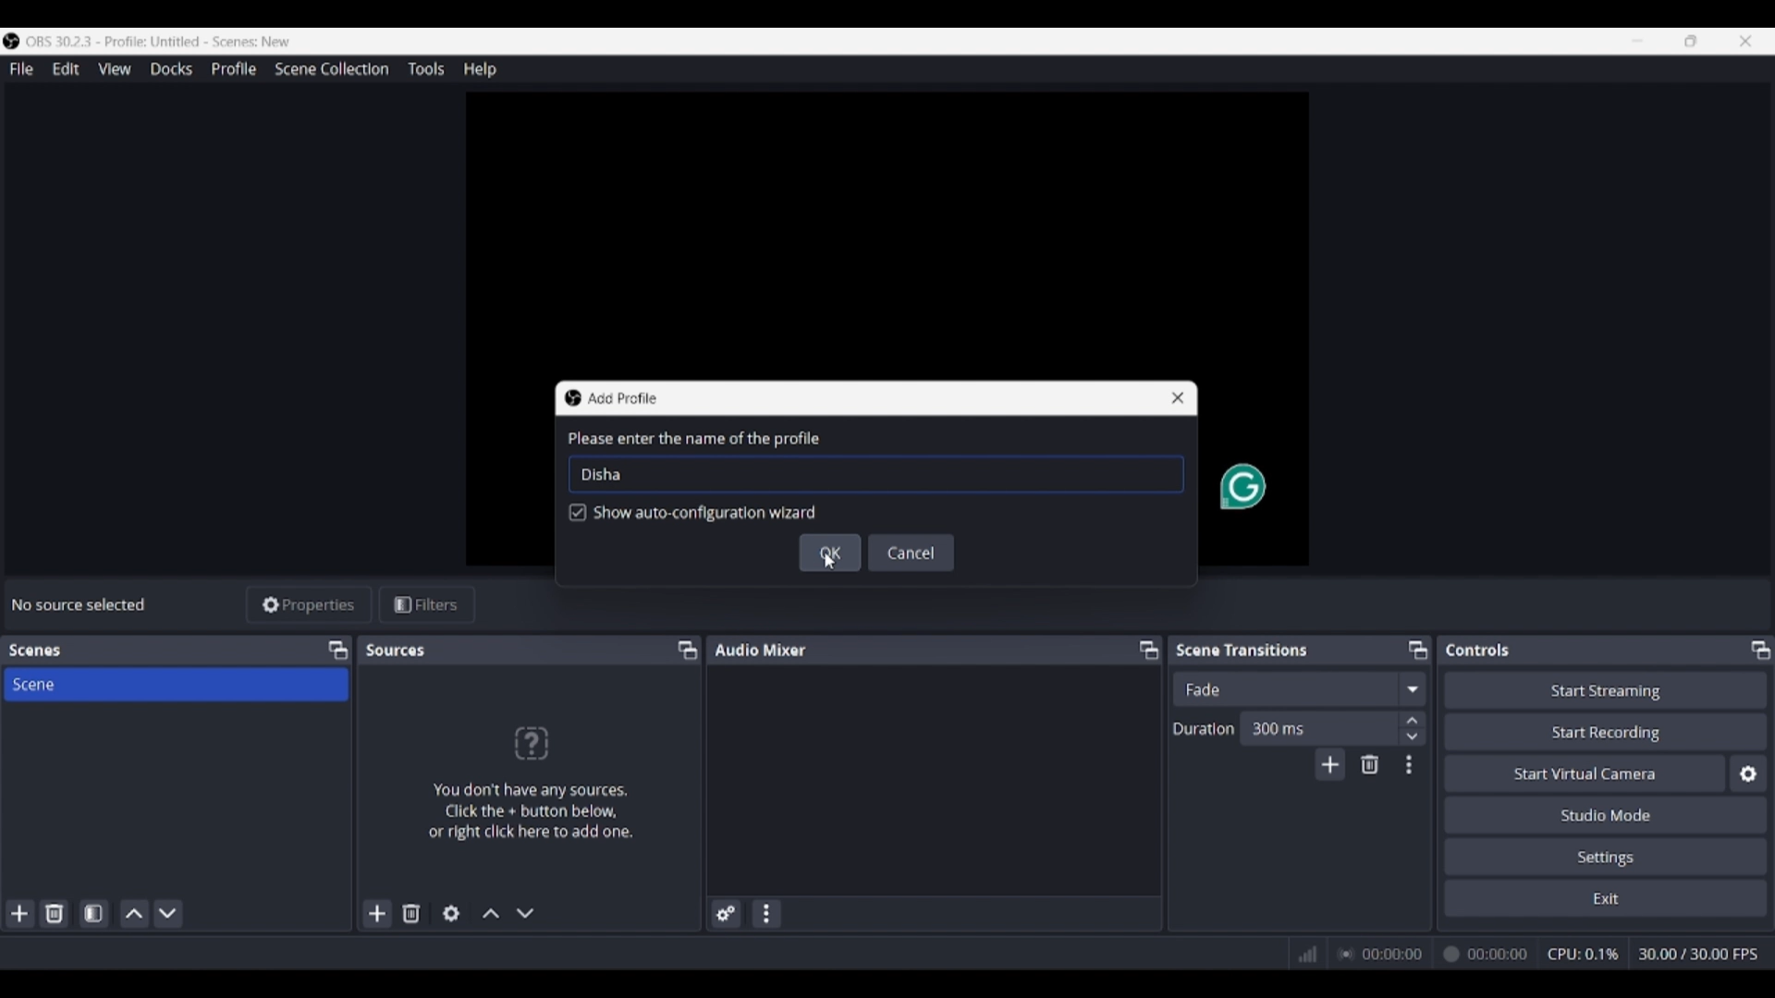 The width and height of the screenshot is (1775, 998). What do you see at coordinates (167, 914) in the screenshot?
I see `Move scene down` at bounding box center [167, 914].